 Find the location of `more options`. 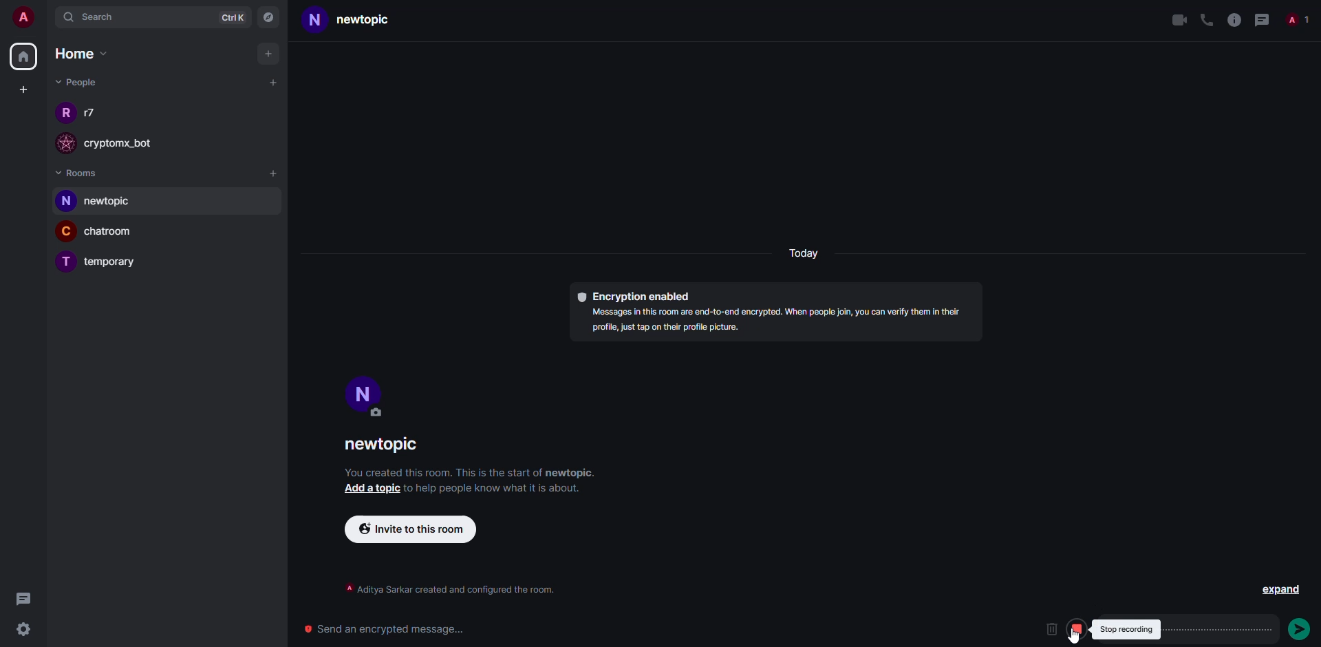

more options is located at coordinates (1252, 629).